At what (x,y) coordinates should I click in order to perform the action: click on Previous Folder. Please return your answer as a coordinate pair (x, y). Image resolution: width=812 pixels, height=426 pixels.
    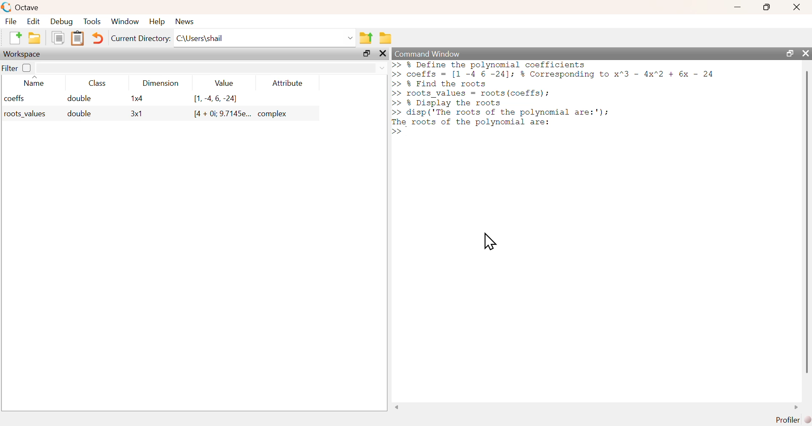
    Looking at the image, I should click on (366, 38).